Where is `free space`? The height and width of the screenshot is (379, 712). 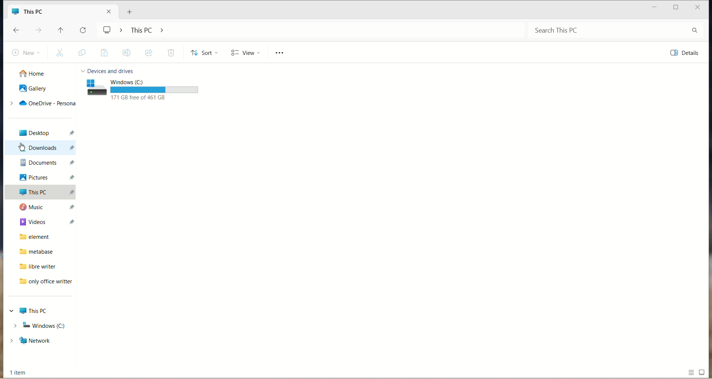
free space is located at coordinates (147, 98).